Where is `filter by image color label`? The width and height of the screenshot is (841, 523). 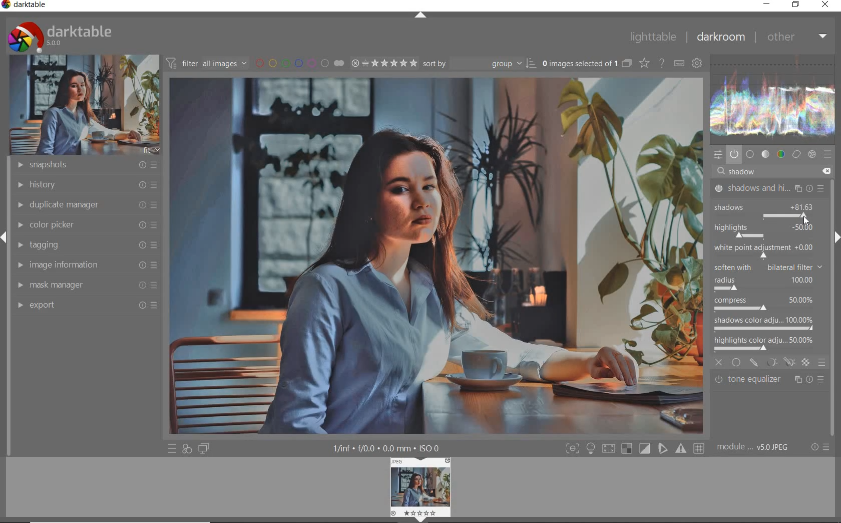
filter by image color label is located at coordinates (299, 62).